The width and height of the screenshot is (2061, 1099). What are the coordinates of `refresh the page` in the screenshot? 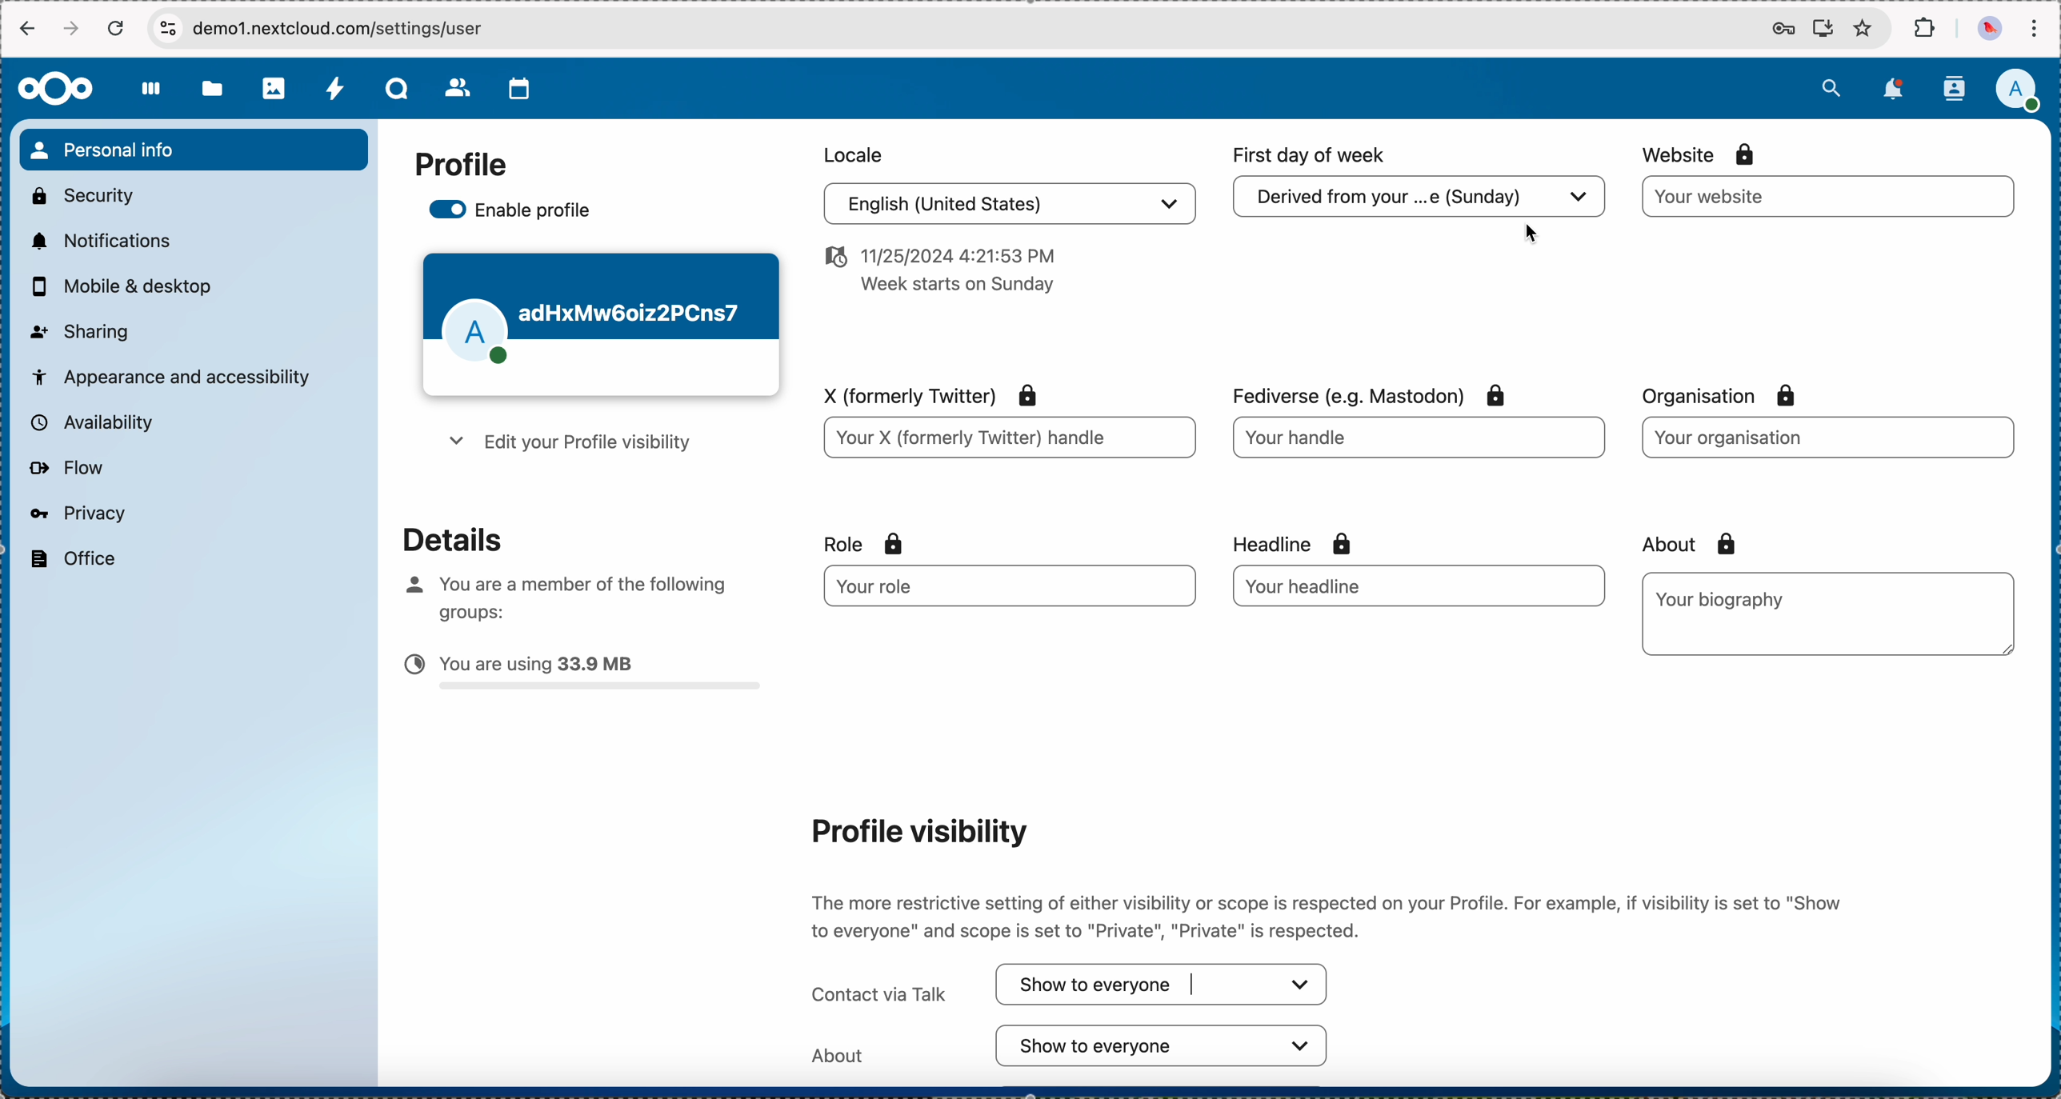 It's located at (117, 28).